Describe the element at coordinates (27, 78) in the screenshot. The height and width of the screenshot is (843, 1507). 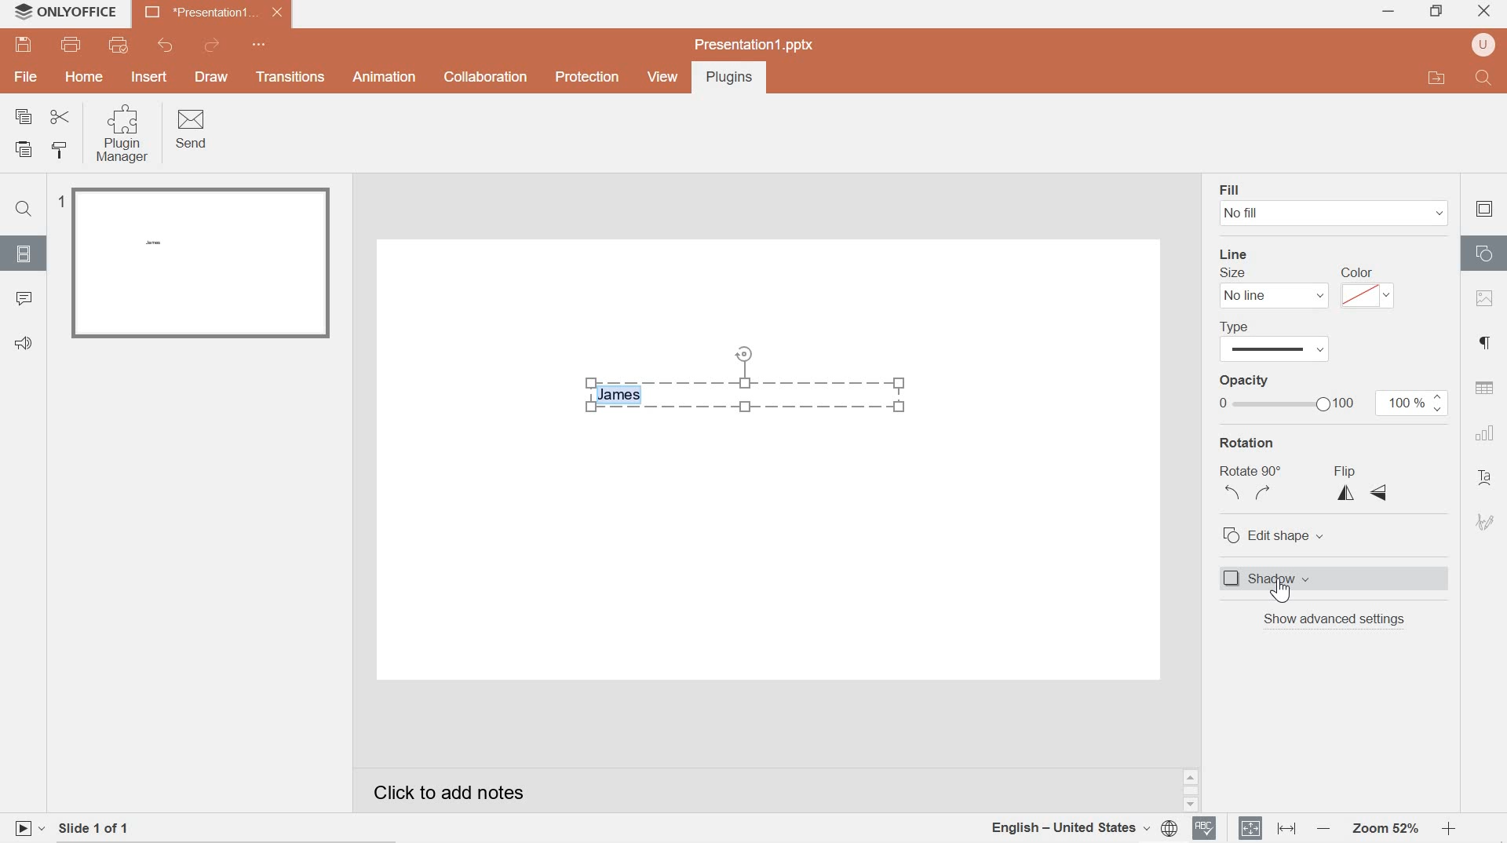
I see `file` at that location.